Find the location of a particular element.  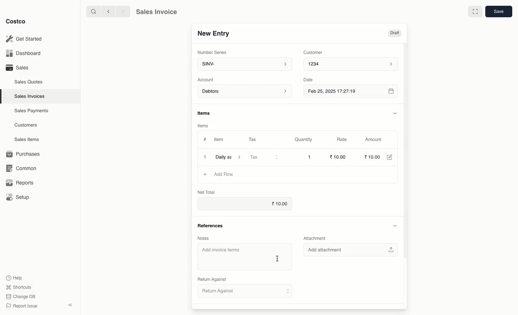

Notes is located at coordinates (204, 238).